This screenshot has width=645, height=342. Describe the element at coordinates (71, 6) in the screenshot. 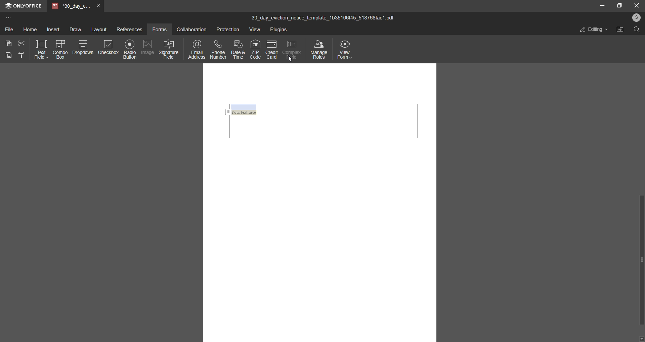

I see `tab name` at that location.